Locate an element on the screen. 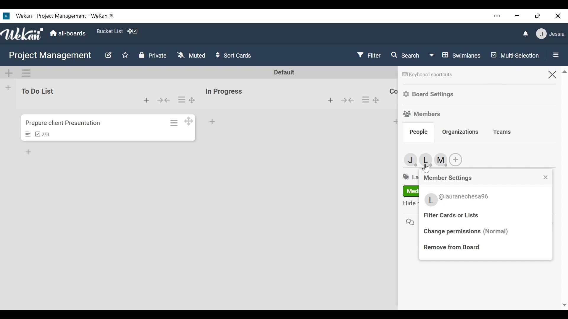  Collapse is located at coordinates (164, 100).